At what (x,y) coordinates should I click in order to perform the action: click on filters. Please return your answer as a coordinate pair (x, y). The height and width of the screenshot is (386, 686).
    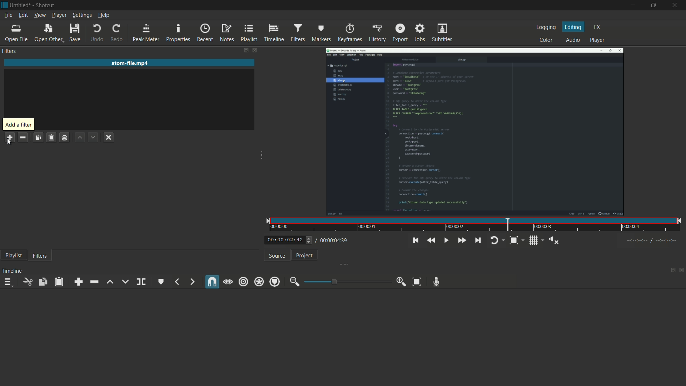
    Looking at the image, I should click on (9, 51).